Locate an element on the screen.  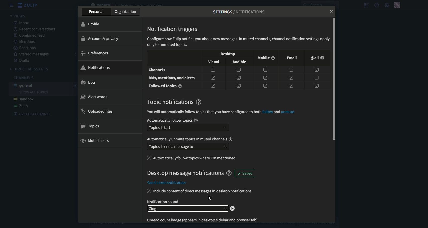
text is located at coordinates (184, 173).